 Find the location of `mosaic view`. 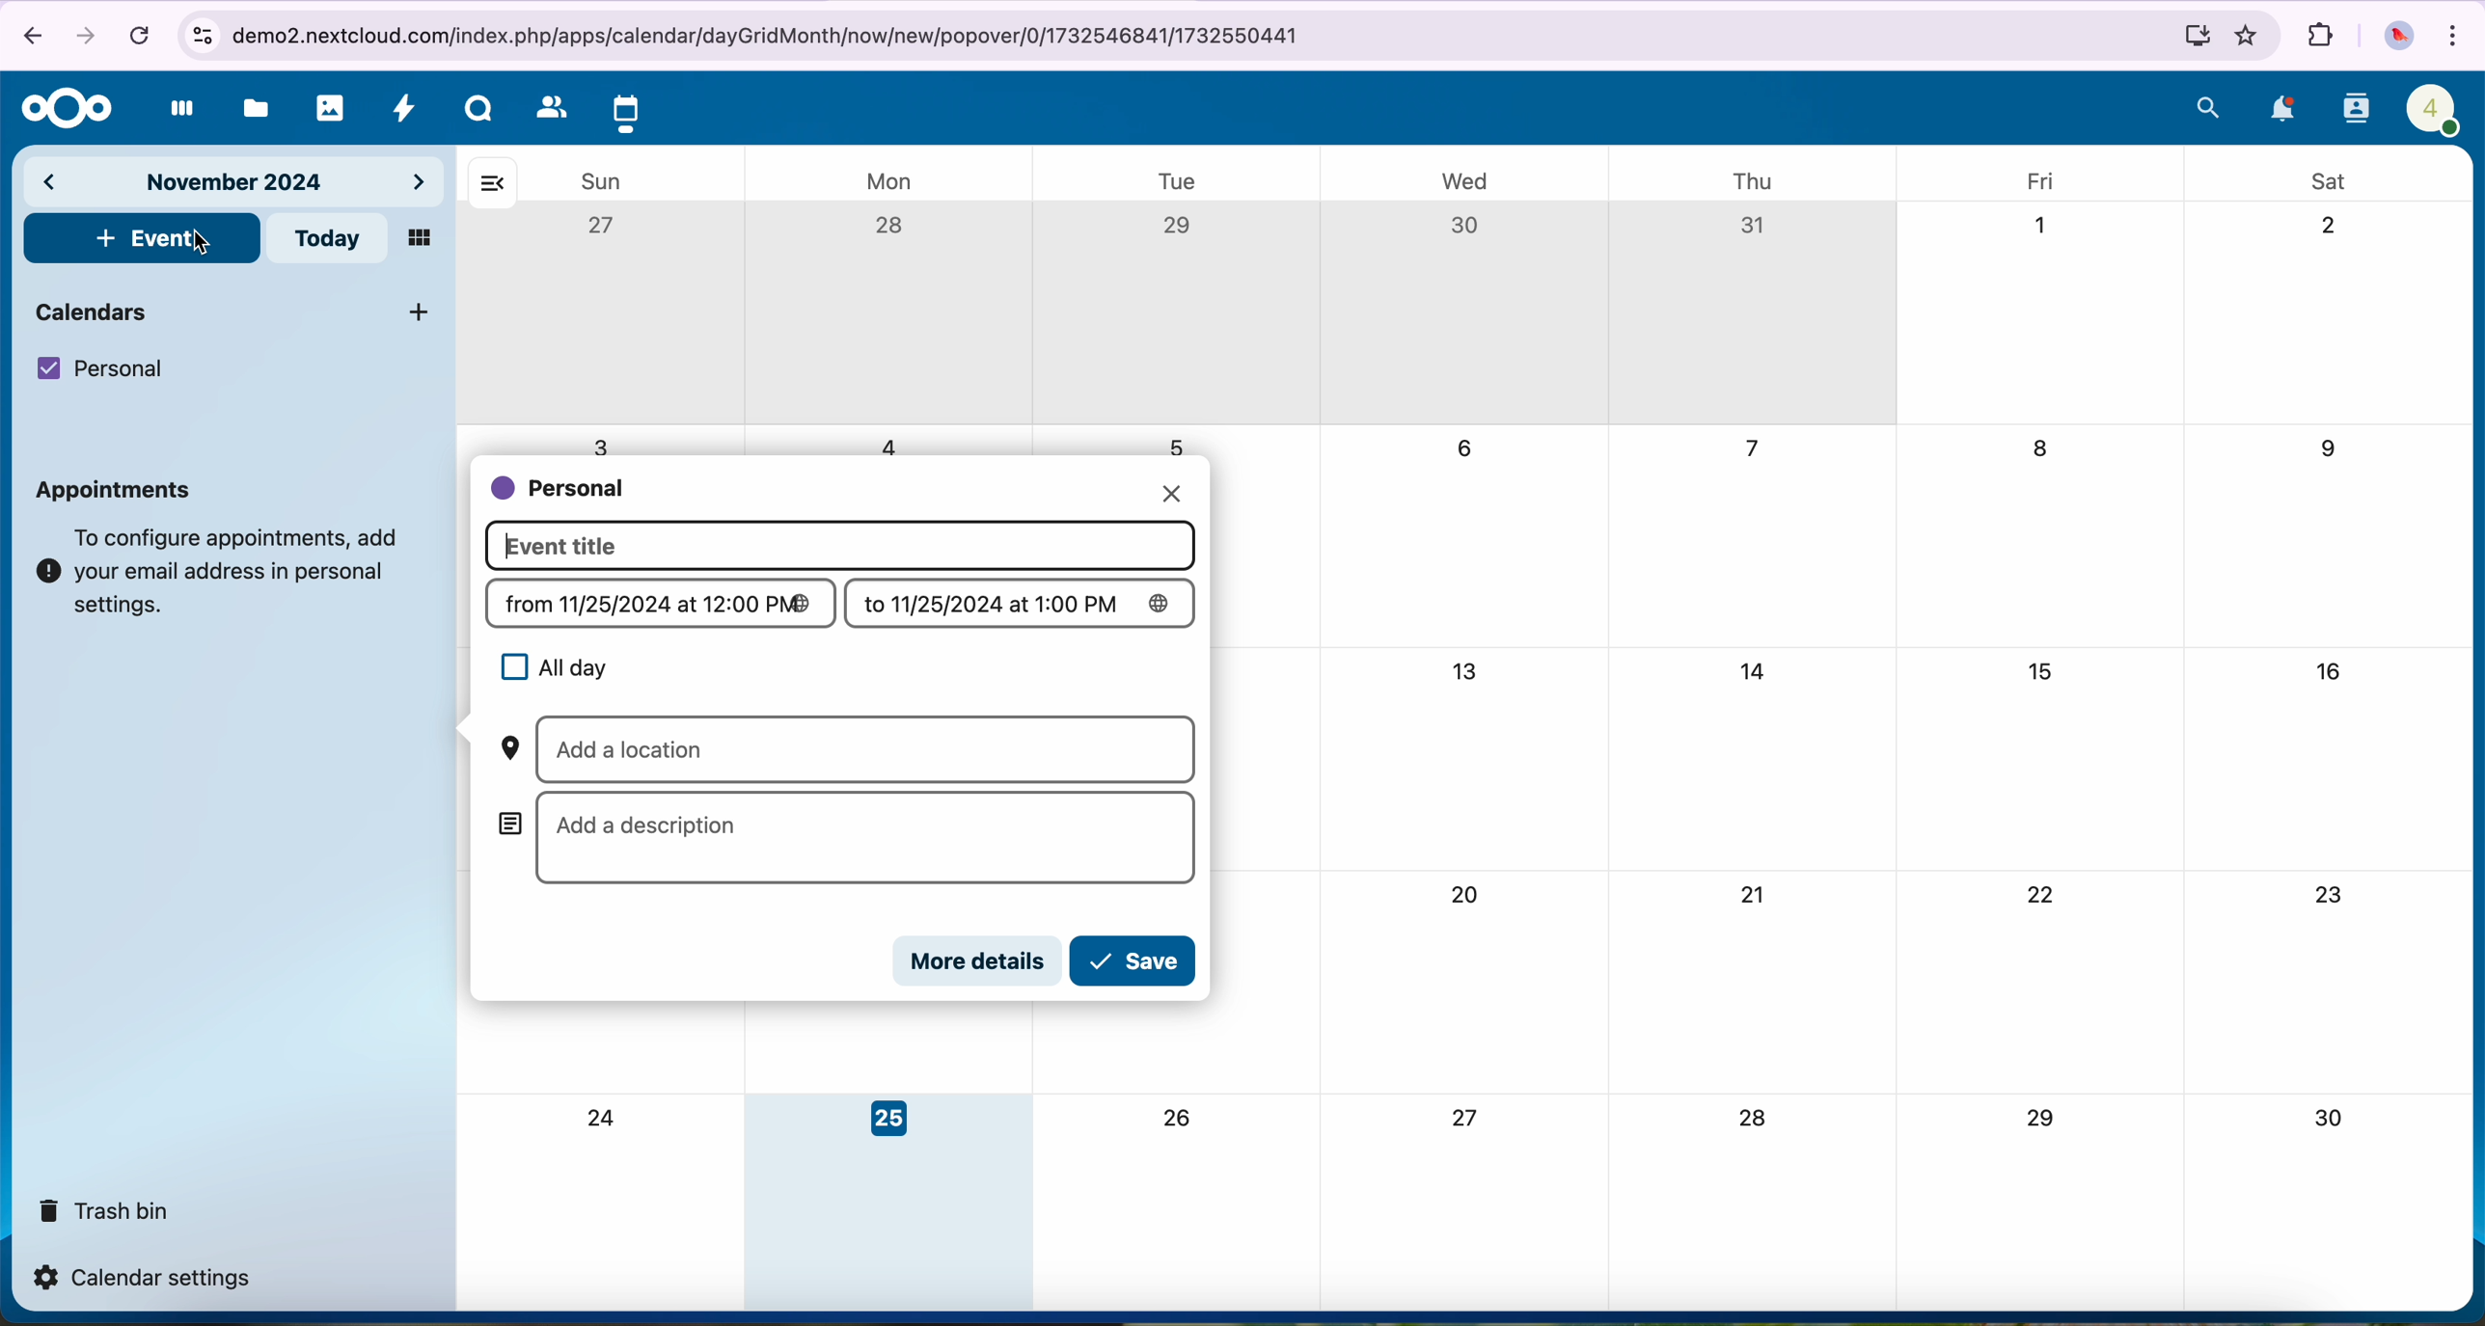

mosaic view is located at coordinates (421, 238).